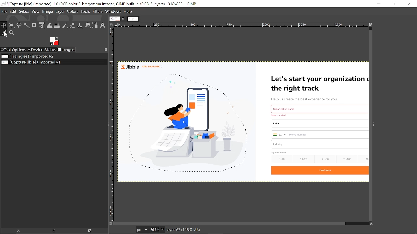  What do you see at coordinates (97, 12) in the screenshot?
I see `Filters` at bounding box center [97, 12].